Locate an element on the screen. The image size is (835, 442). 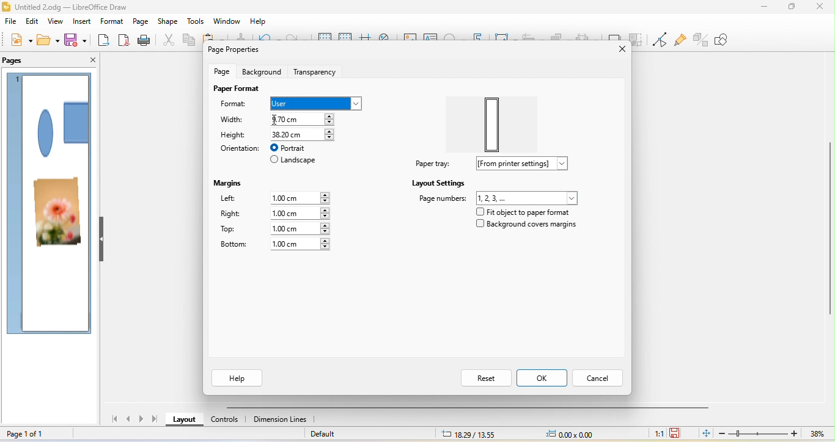
format is located at coordinates (235, 103).